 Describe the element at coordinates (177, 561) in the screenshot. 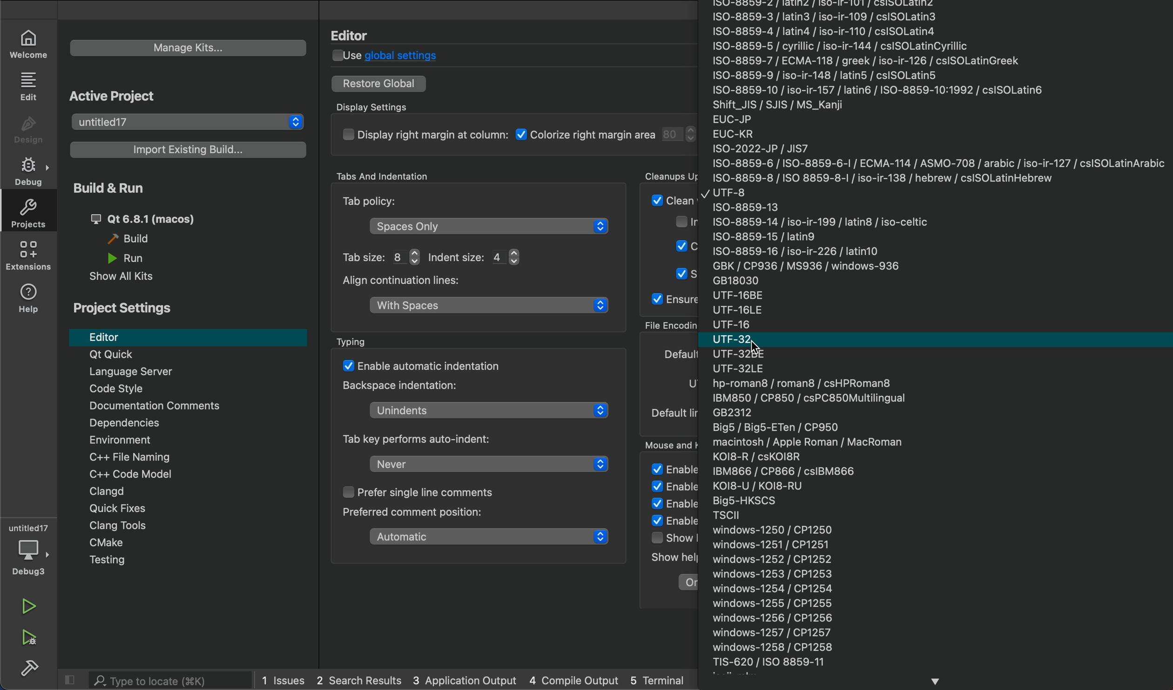

I see `` at that location.